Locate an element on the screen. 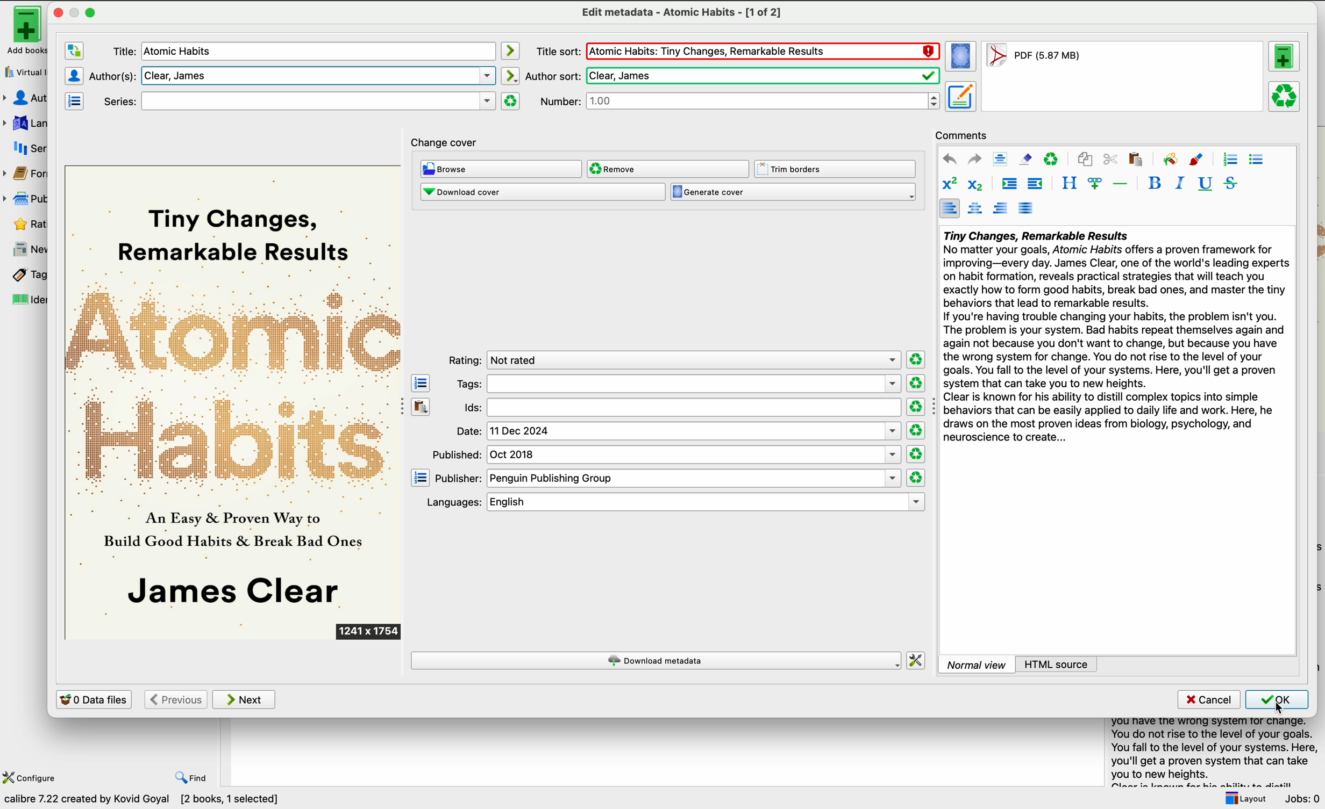 The width and height of the screenshot is (1325, 809). paste the contents of the clipboard is located at coordinates (421, 406).